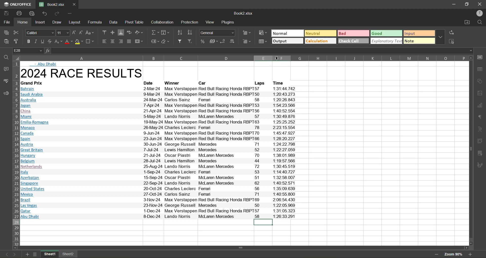 The width and height of the screenshot is (486, 258). Describe the element at coordinates (74, 33) in the screenshot. I see `increment size` at that location.